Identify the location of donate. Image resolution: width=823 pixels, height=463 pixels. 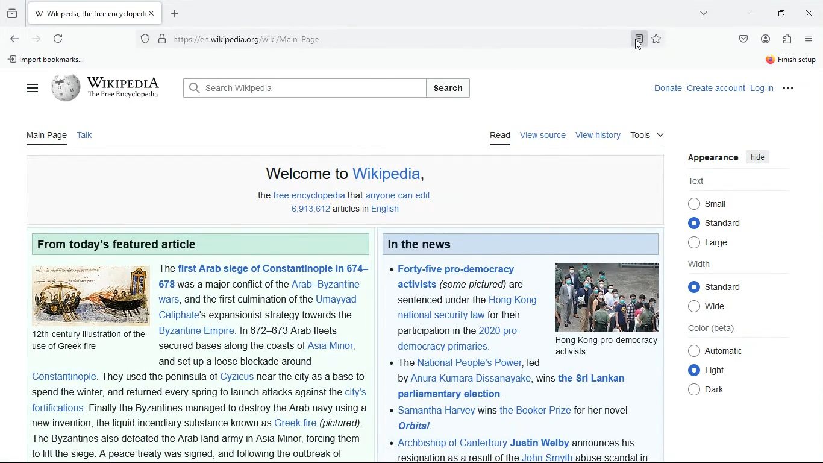
(665, 87).